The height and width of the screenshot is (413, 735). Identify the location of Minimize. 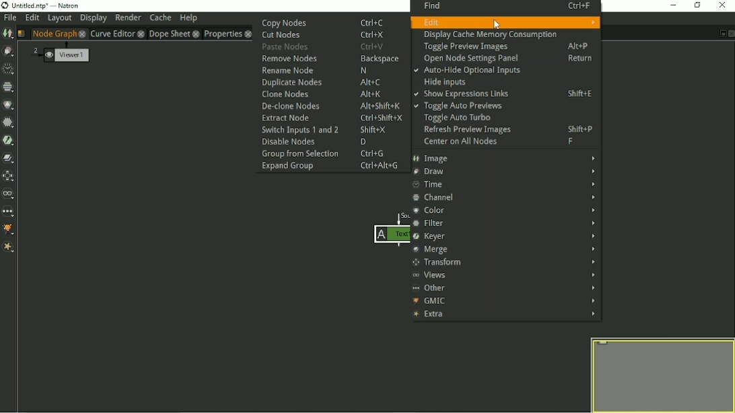
(672, 5).